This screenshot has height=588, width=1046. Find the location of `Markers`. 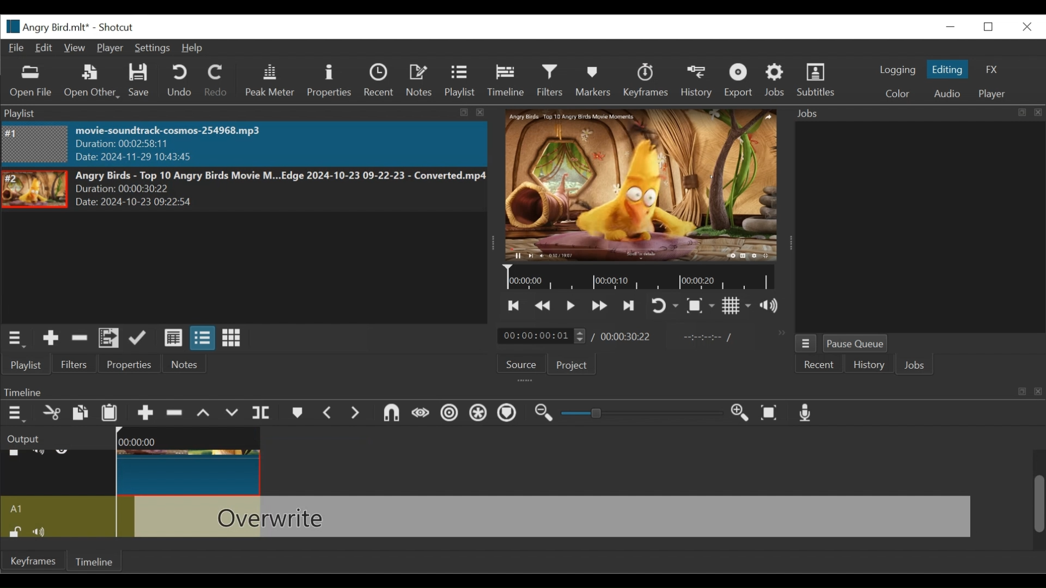

Markers is located at coordinates (593, 81).